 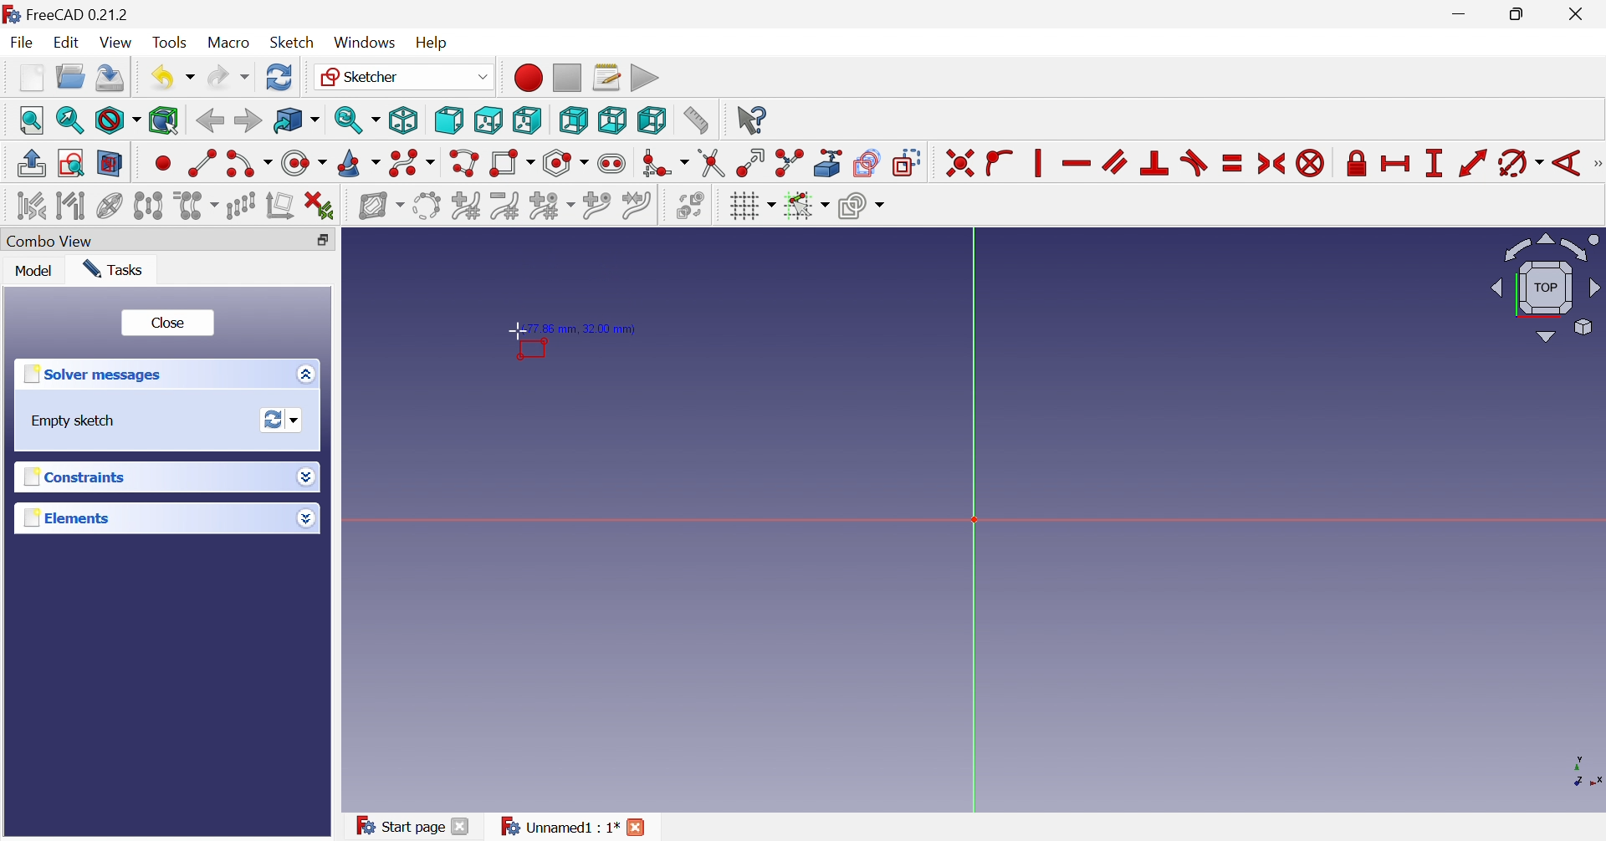 What do you see at coordinates (118, 45) in the screenshot?
I see `View` at bounding box center [118, 45].